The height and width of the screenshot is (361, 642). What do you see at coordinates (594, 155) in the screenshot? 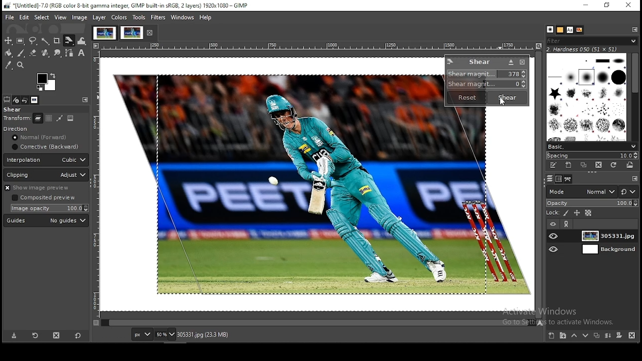
I see `spacing` at bounding box center [594, 155].